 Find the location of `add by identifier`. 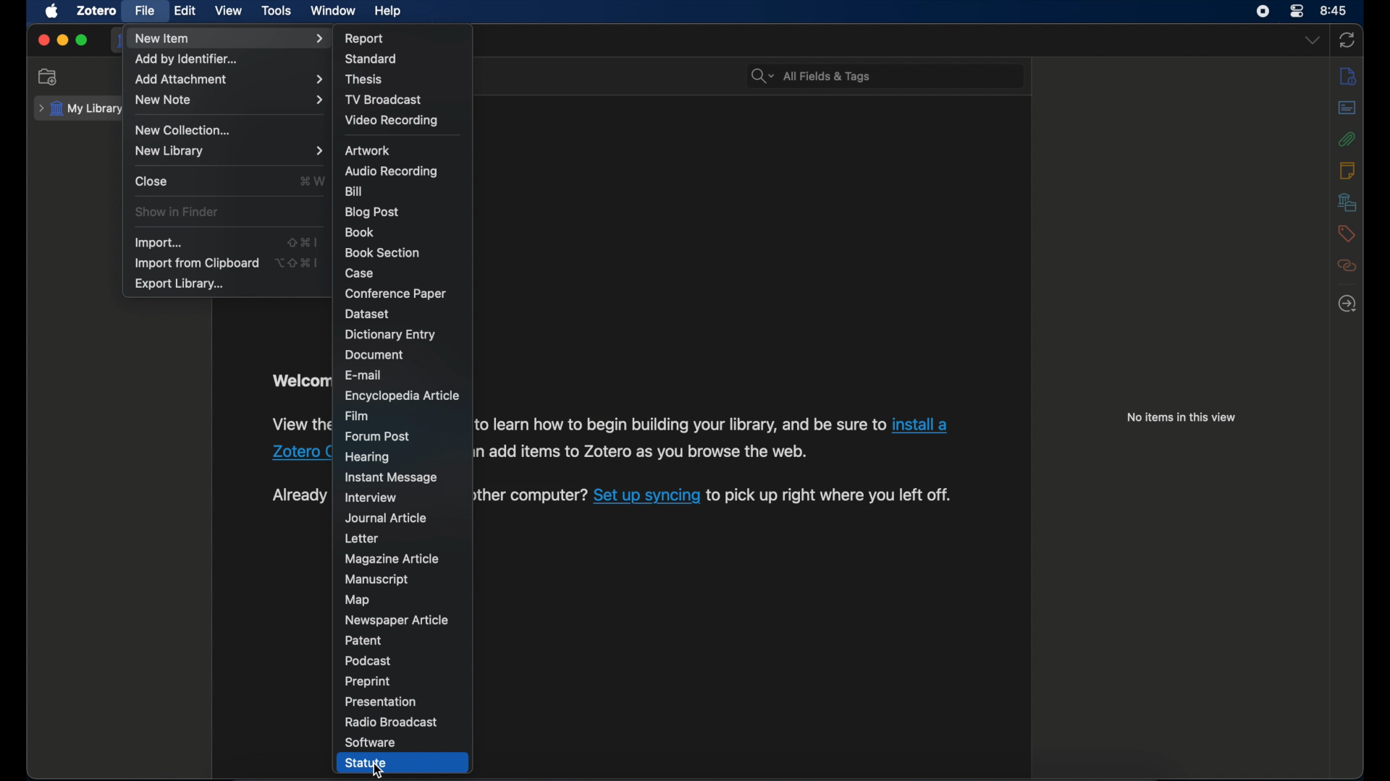

add by identifier is located at coordinates (187, 61).